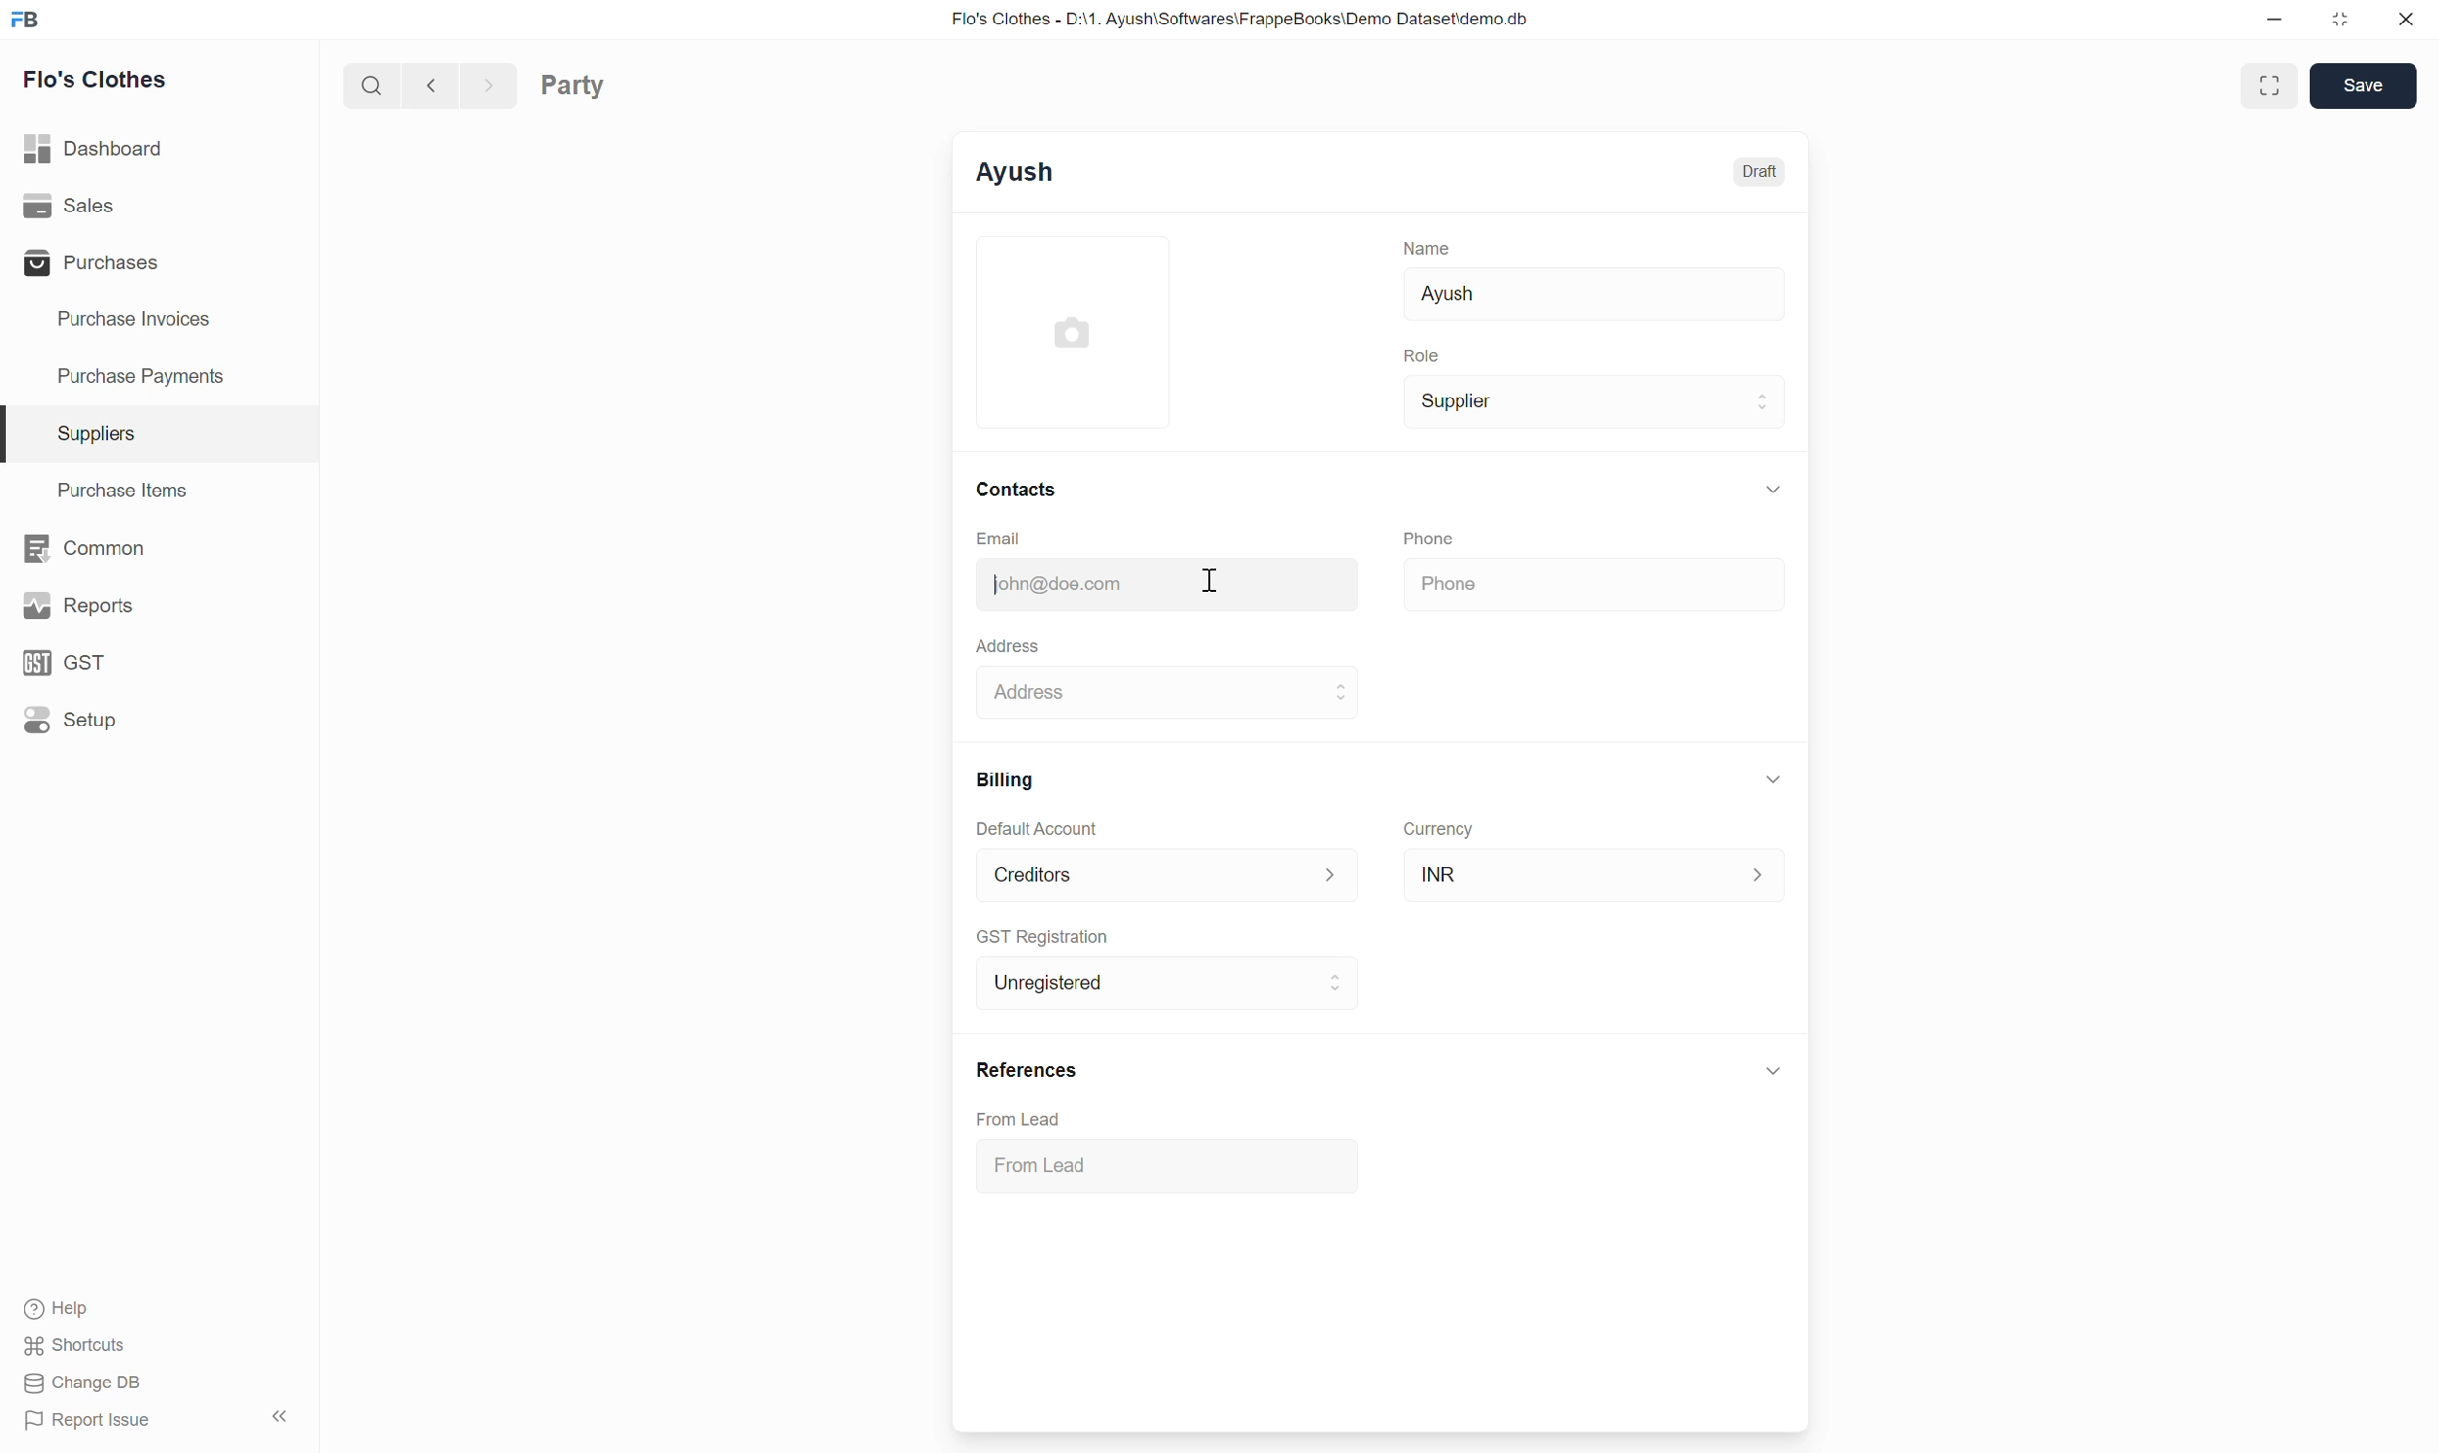  What do you see at coordinates (159, 206) in the screenshot?
I see `Sales` at bounding box center [159, 206].